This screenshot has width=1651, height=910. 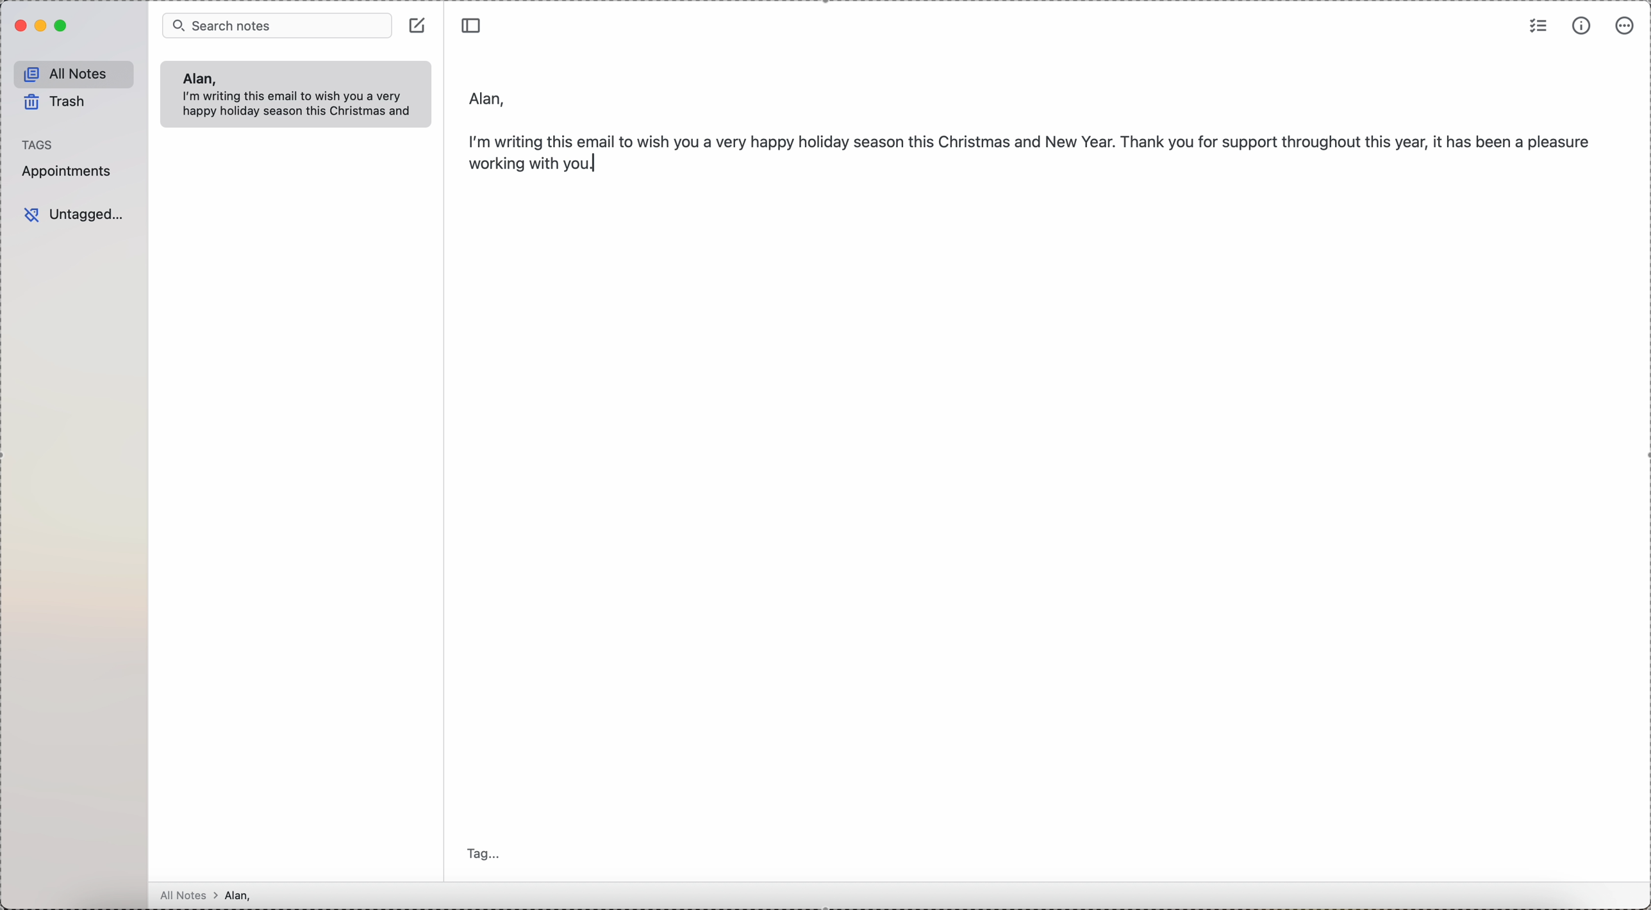 What do you see at coordinates (488, 95) in the screenshot?
I see `Alan,` at bounding box center [488, 95].